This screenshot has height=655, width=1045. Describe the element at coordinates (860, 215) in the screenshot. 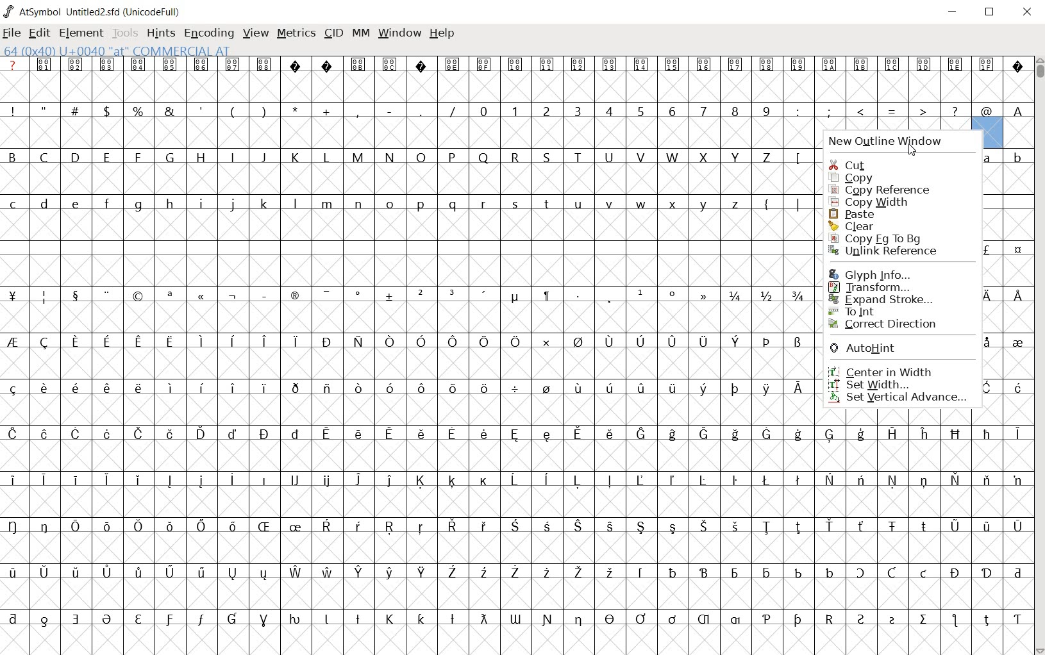

I see `PASTE` at that location.